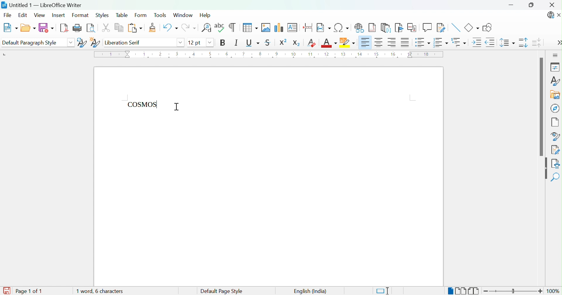  Describe the element at coordinates (471, 28) in the screenshot. I see `Basic Shapes` at that location.